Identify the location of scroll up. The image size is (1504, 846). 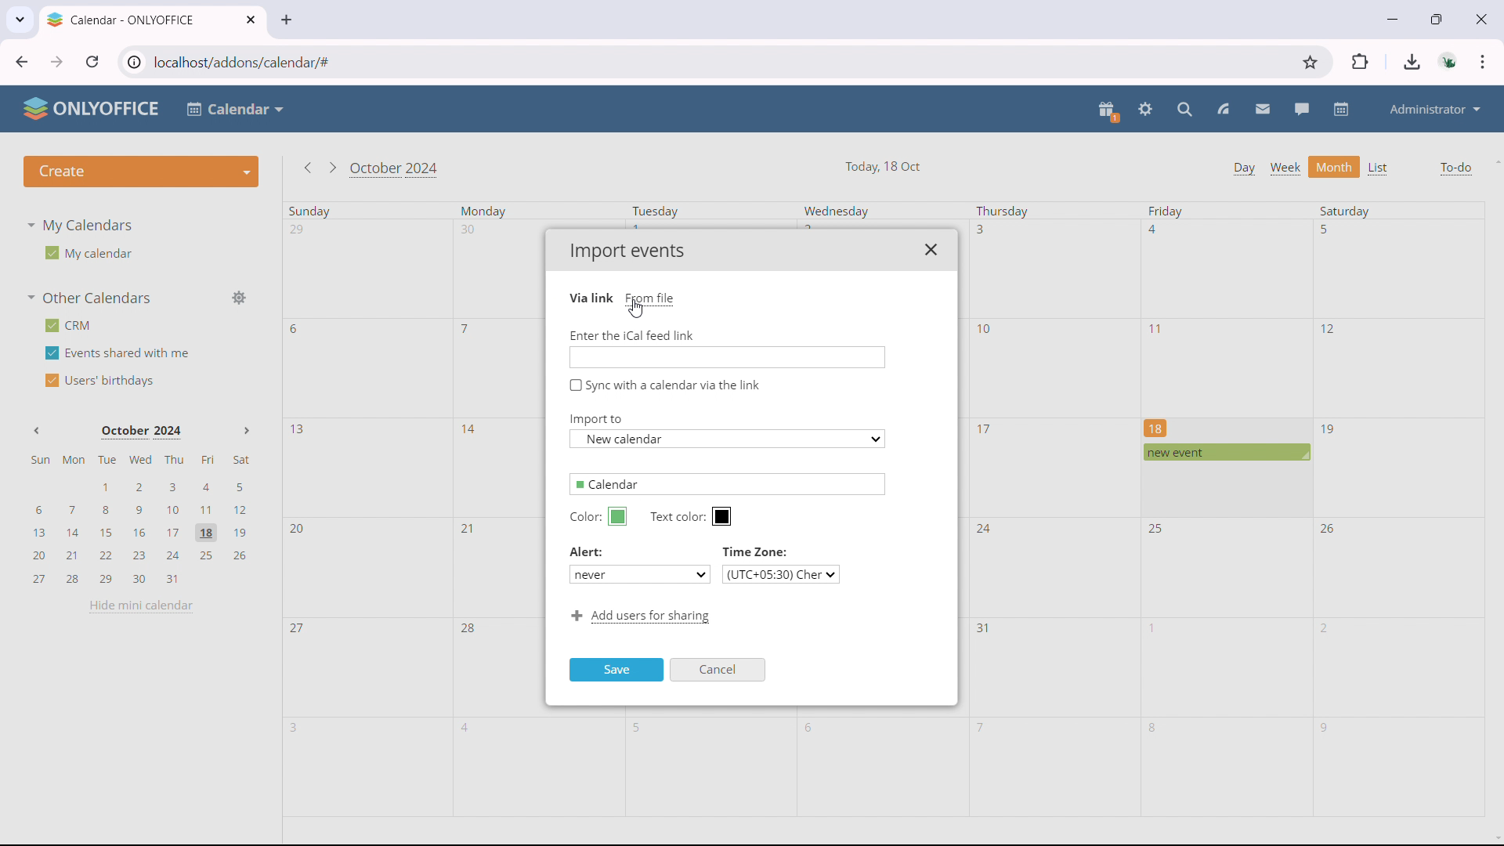
(1495, 161).